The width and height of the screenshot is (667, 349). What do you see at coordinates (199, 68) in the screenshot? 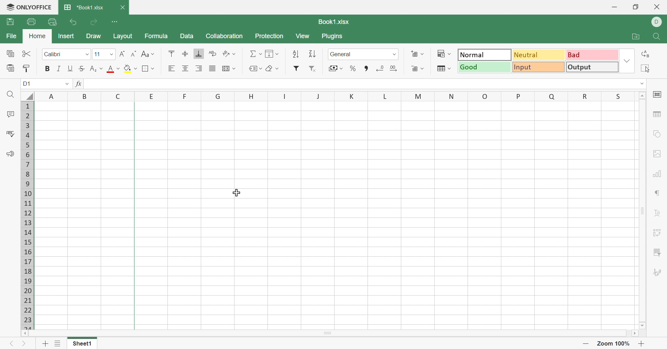
I see `Align Right` at bounding box center [199, 68].